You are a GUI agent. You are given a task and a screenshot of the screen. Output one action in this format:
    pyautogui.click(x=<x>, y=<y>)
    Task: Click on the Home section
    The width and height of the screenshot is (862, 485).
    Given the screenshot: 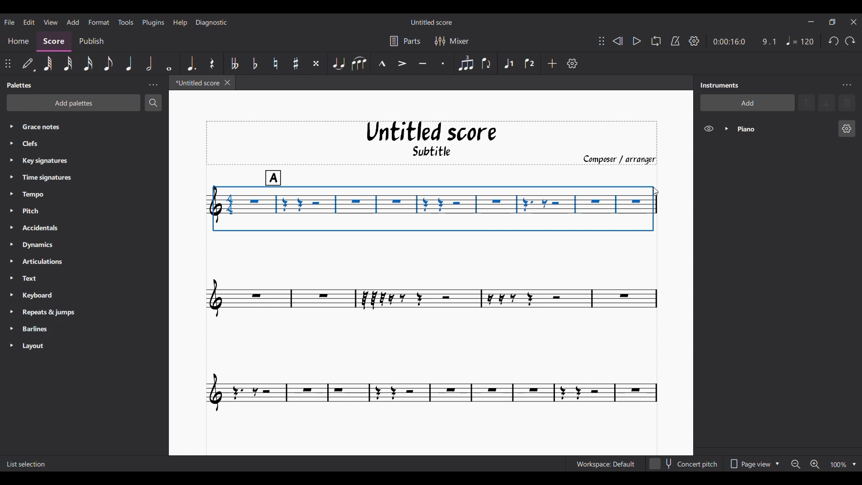 What is the action you would take?
    pyautogui.click(x=19, y=40)
    